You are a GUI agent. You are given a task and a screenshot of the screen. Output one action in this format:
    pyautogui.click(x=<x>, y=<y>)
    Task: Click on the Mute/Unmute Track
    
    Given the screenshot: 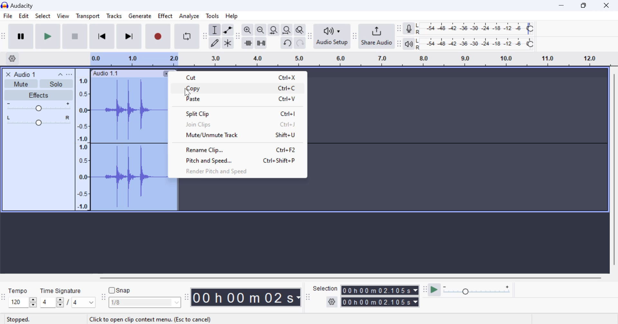 What is the action you would take?
    pyautogui.click(x=234, y=136)
    